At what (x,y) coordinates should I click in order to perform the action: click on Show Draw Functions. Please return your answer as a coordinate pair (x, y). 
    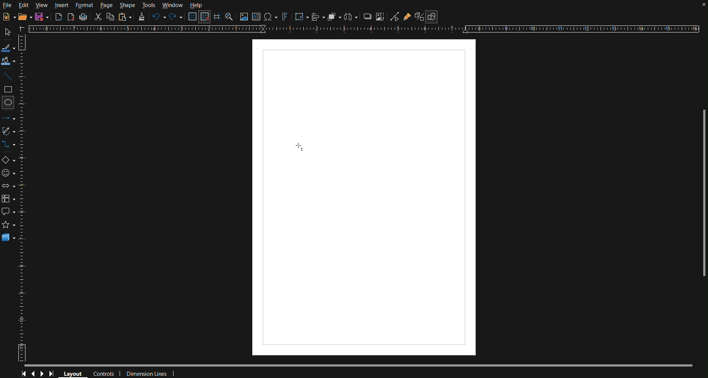
    Looking at the image, I should click on (432, 17).